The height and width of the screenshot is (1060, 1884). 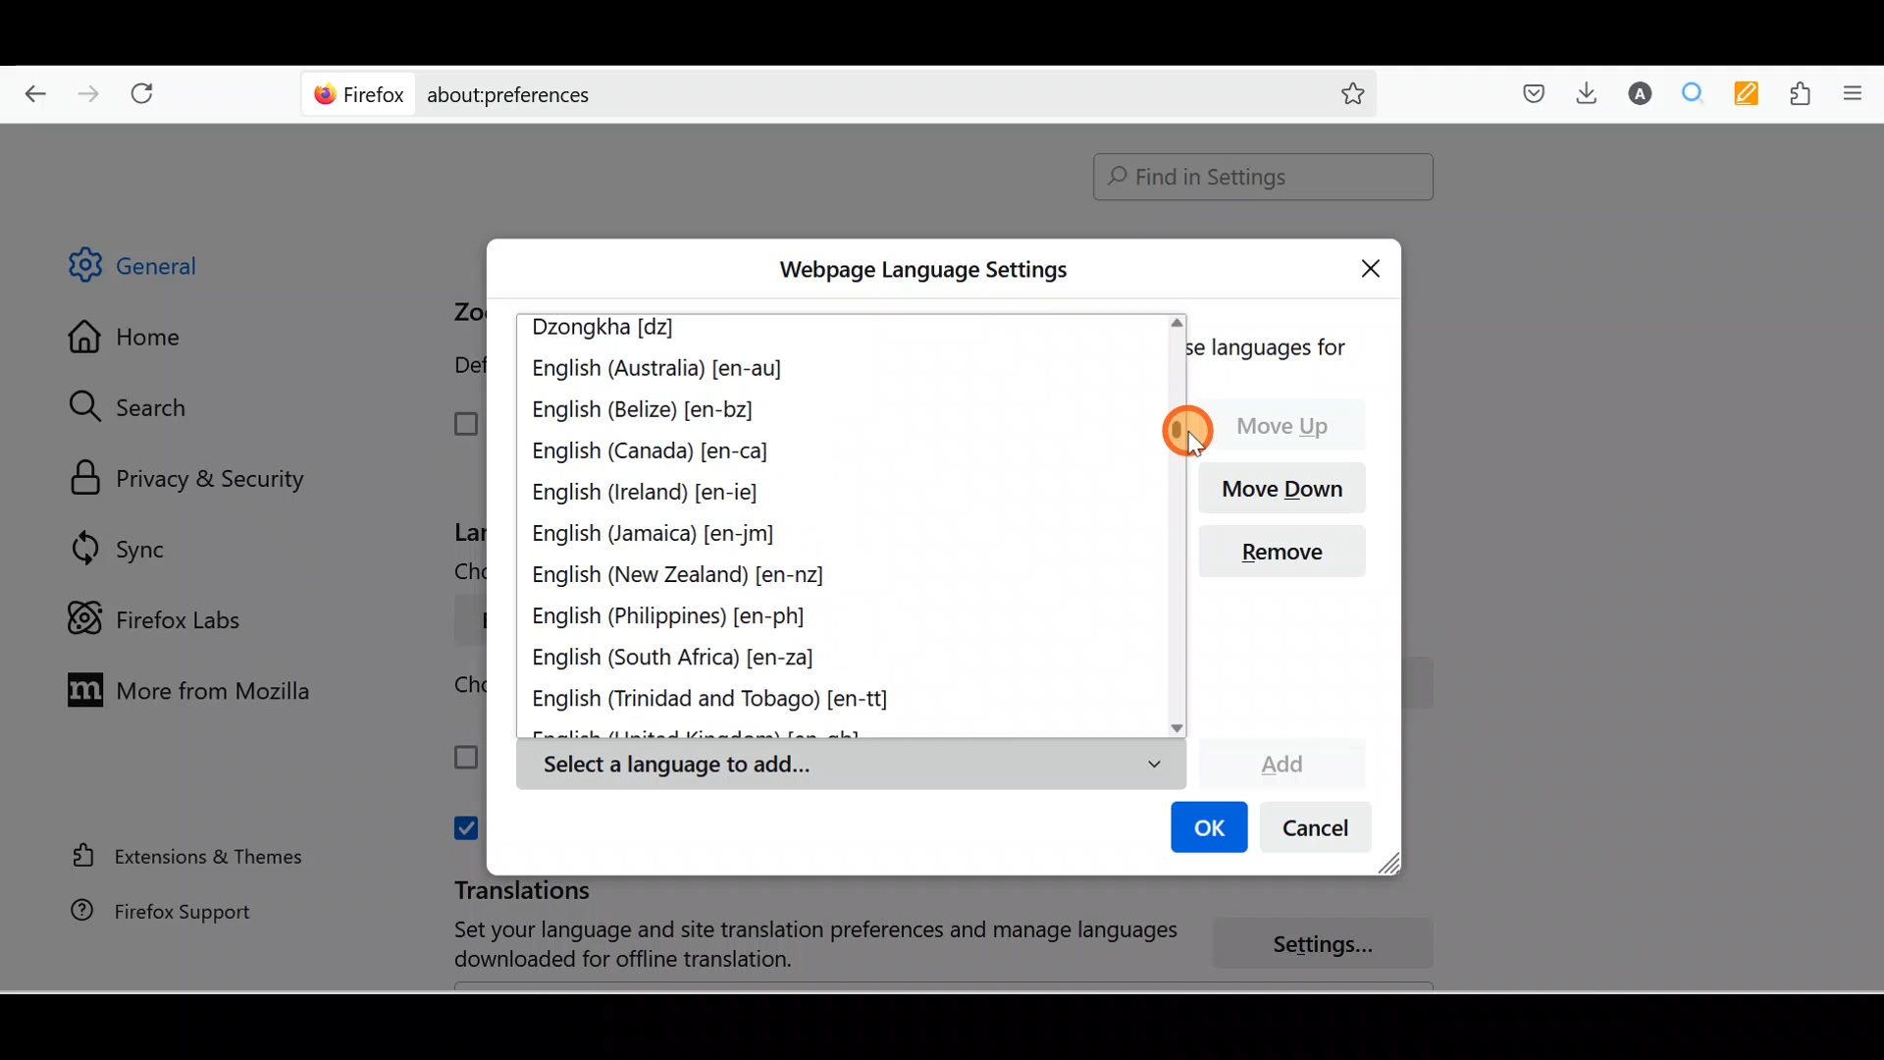 What do you see at coordinates (1334, 945) in the screenshot?
I see `Settings` at bounding box center [1334, 945].